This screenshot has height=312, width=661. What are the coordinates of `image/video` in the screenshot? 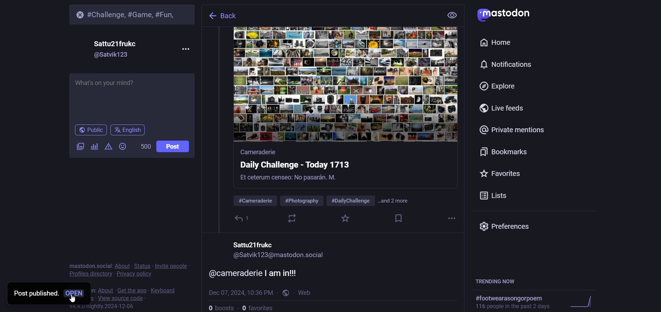 It's located at (77, 147).